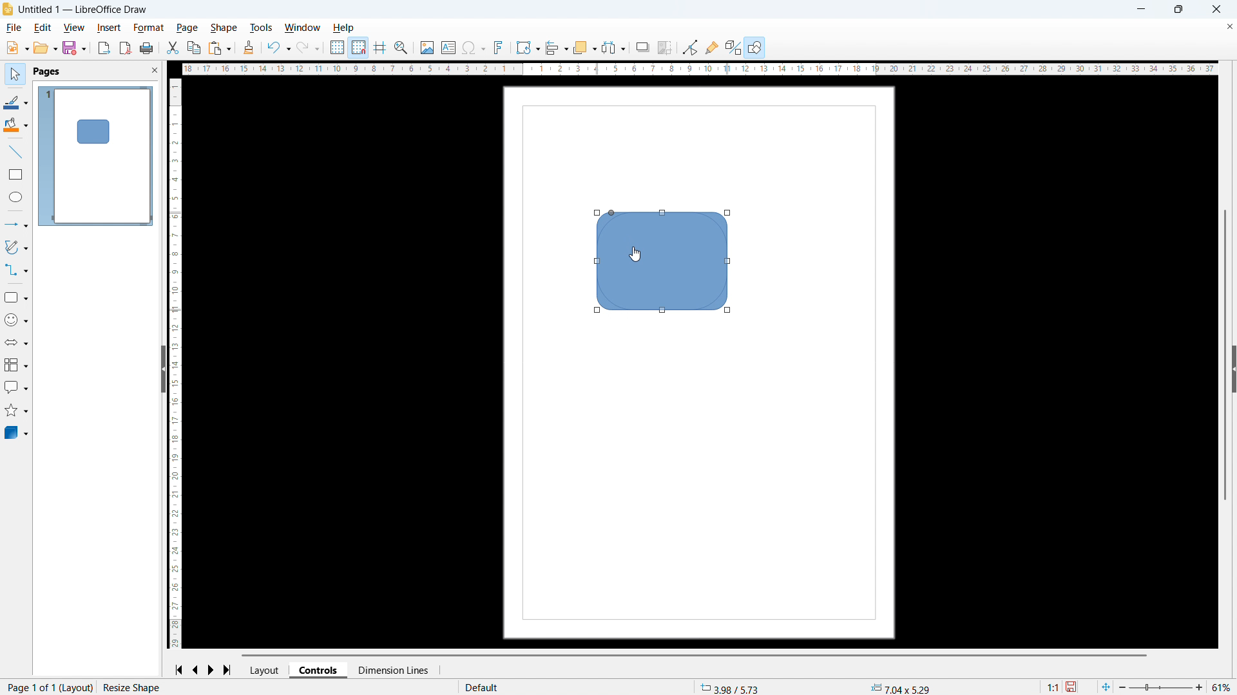  Describe the element at coordinates (1234, 368) in the screenshot. I see `Expand pane ` at that location.